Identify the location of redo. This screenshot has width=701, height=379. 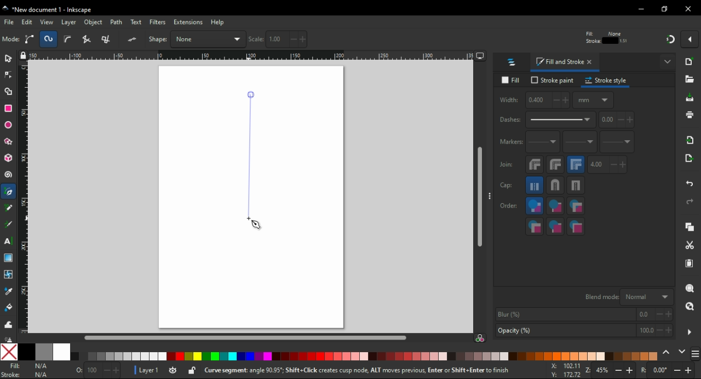
(689, 202).